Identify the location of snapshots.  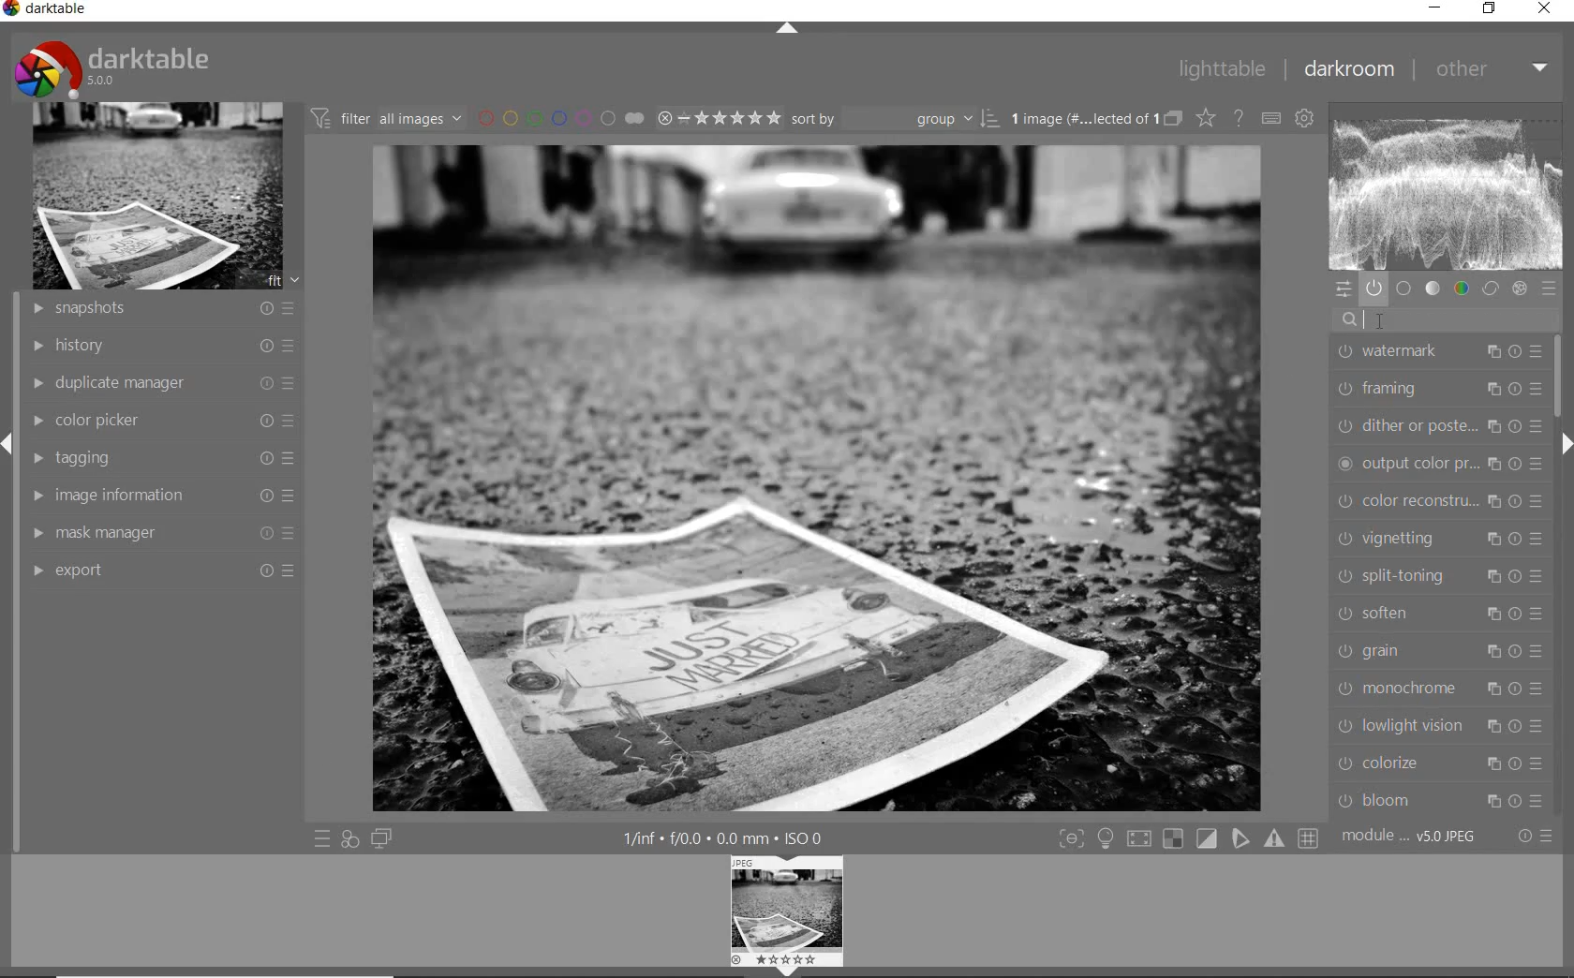
(160, 310).